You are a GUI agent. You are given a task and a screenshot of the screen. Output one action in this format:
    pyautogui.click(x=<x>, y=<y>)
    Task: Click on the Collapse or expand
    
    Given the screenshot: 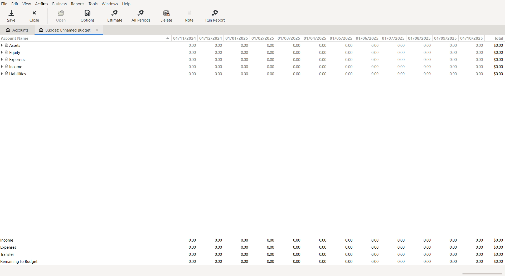 What is the action you would take?
    pyautogui.click(x=167, y=39)
    